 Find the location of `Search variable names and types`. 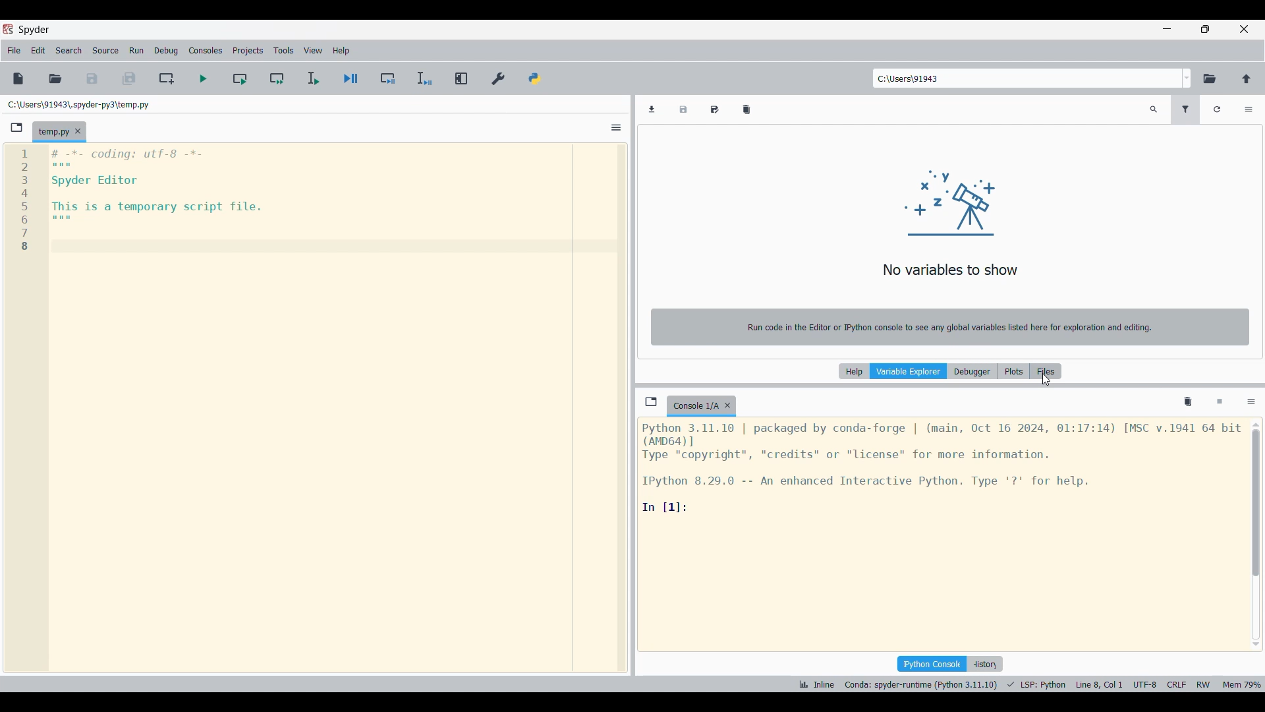

Search variable names and types is located at coordinates (1154, 109).